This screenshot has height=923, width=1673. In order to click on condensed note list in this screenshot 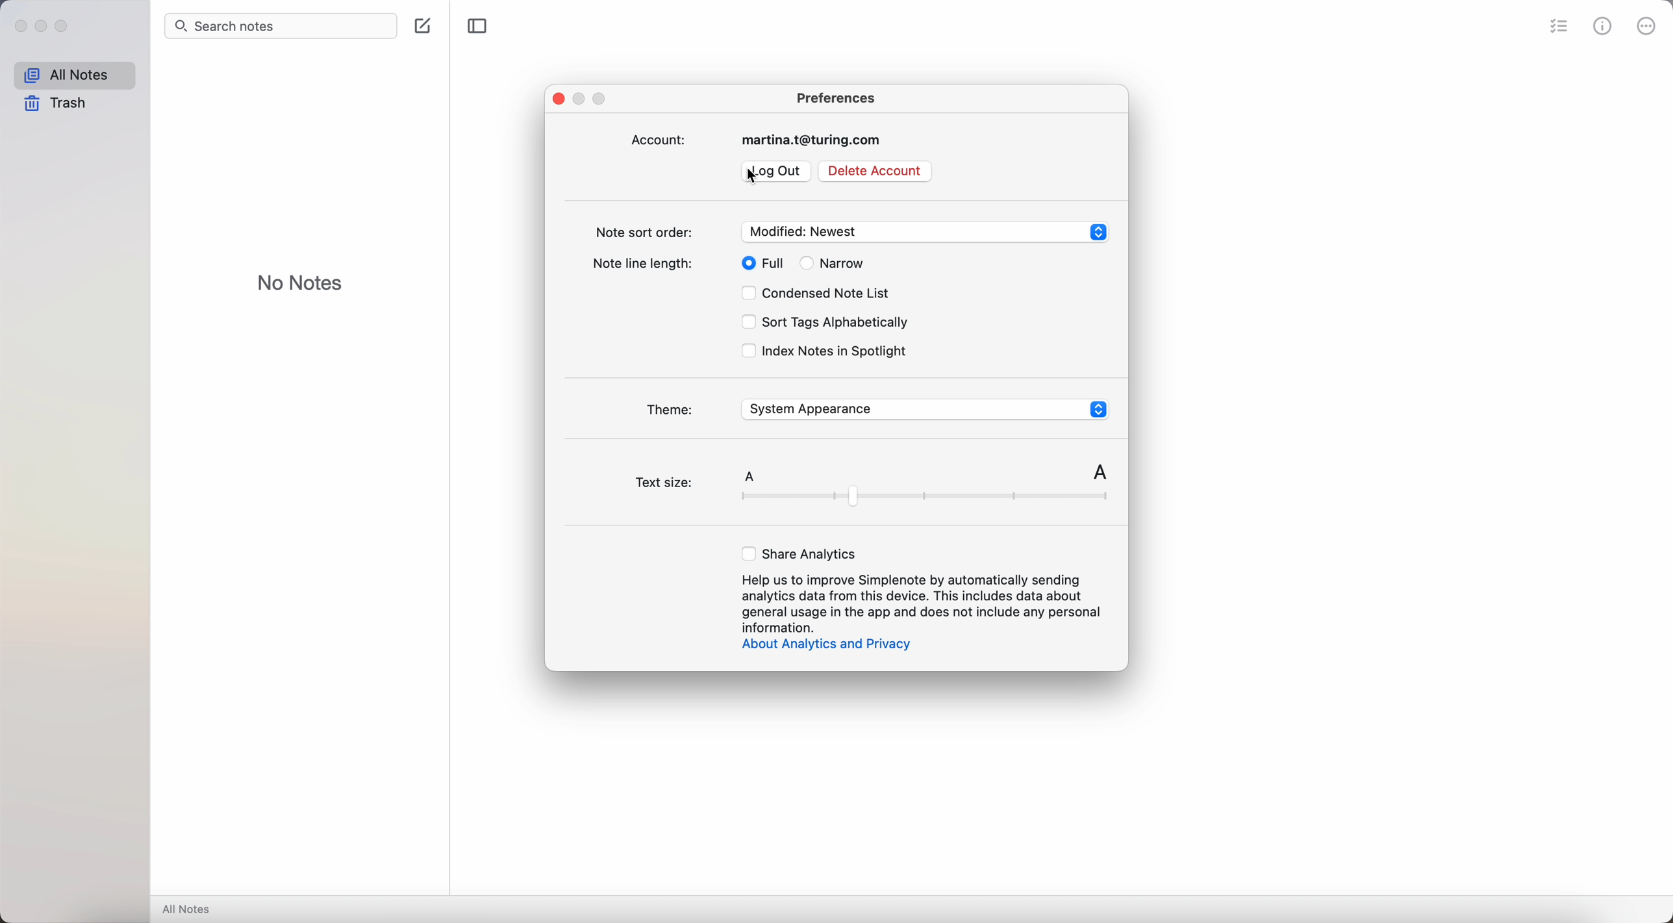, I will do `click(836, 293)`.